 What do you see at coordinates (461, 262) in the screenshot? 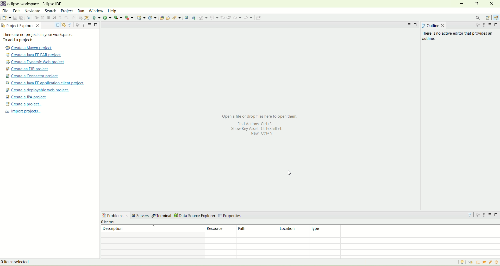
I see `tip of the day` at bounding box center [461, 262].